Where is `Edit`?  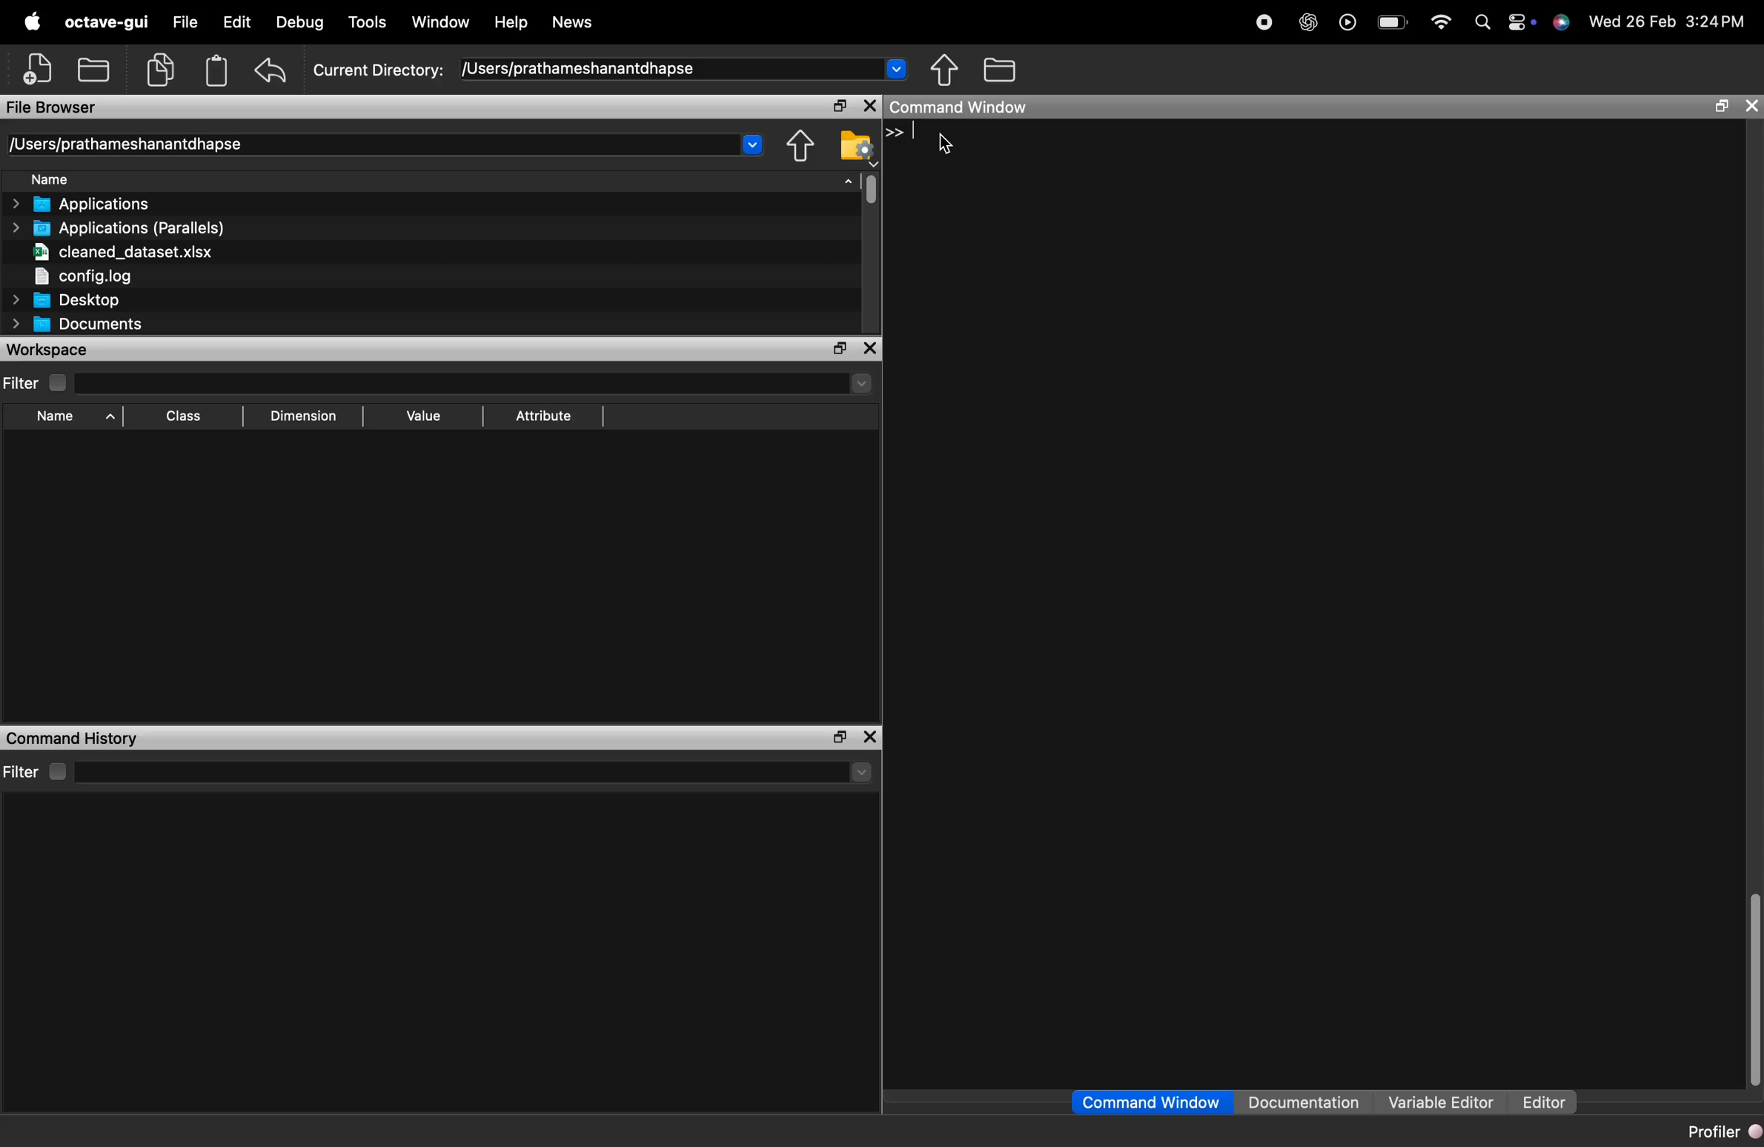
Edit is located at coordinates (235, 24).